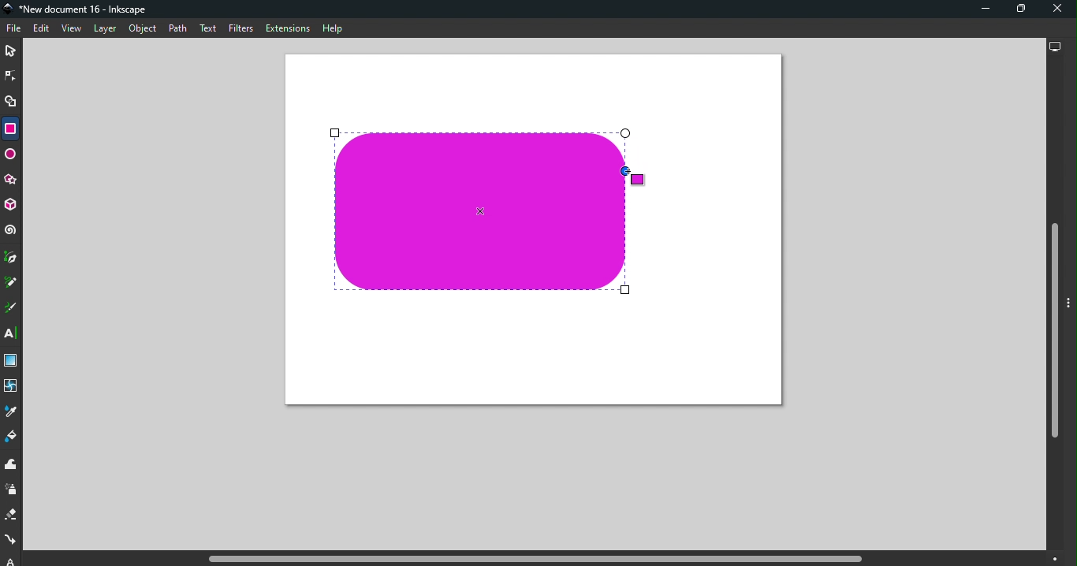 Image resolution: width=1077 pixels, height=566 pixels. What do you see at coordinates (40, 29) in the screenshot?
I see `Edit` at bounding box center [40, 29].